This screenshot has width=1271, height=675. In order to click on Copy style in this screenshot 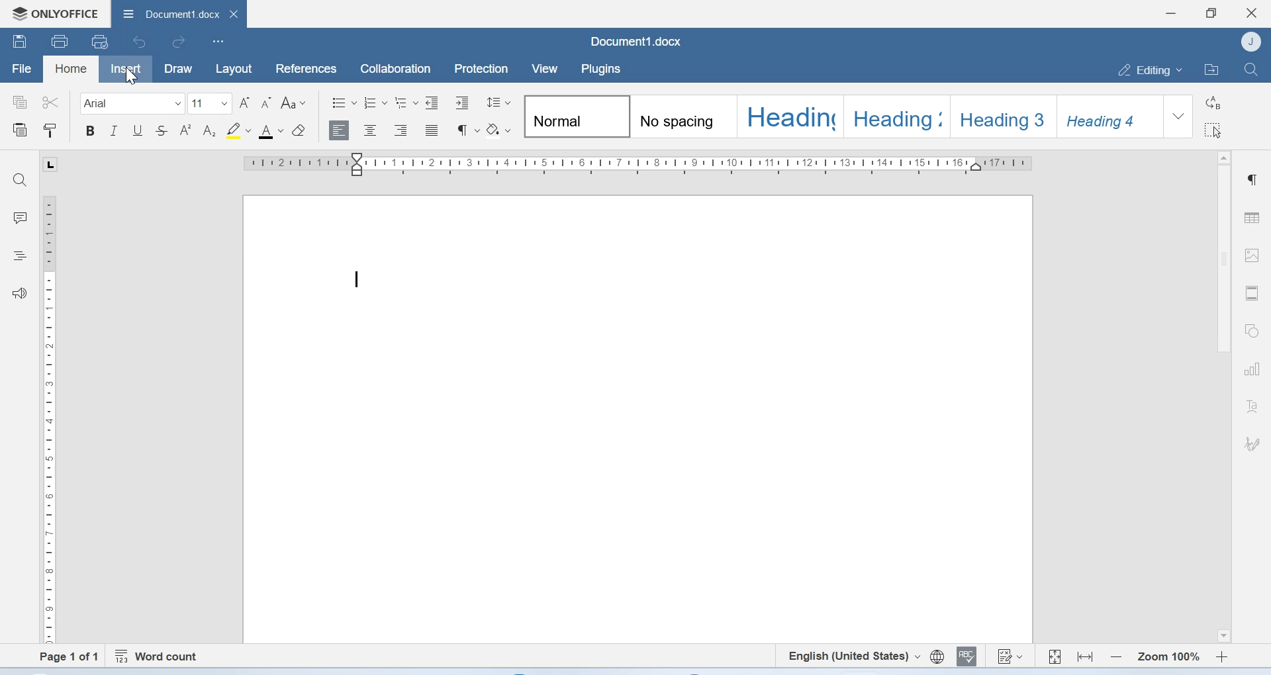, I will do `click(49, 132)`.